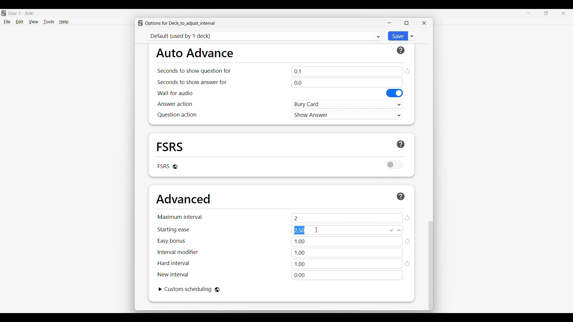  I want to click on File menu, so click(7, 22).